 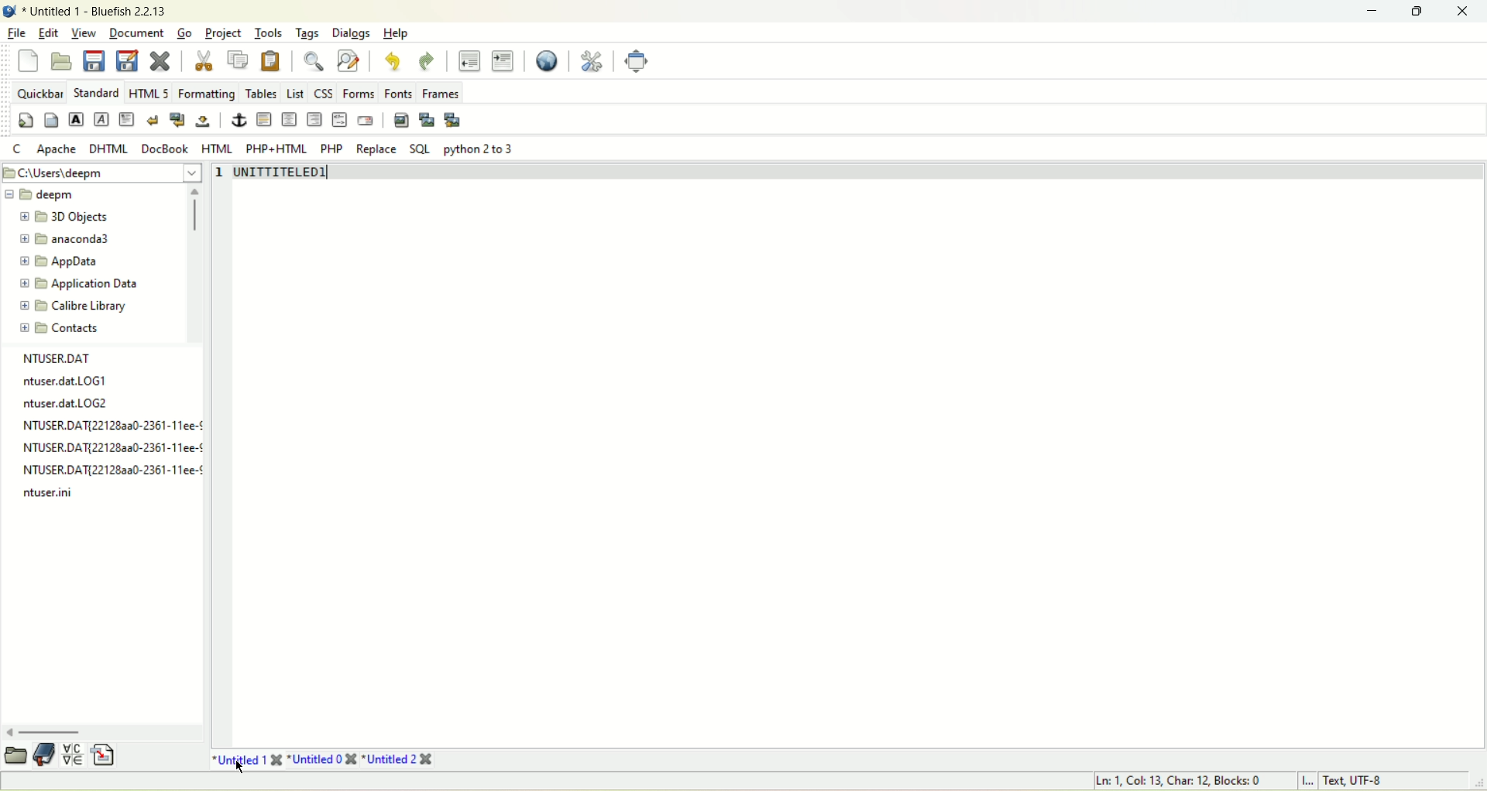 What do you see at coordinates (69, 214) in the screenshot?
I see `3D objects` at bounding box center [69, 214].